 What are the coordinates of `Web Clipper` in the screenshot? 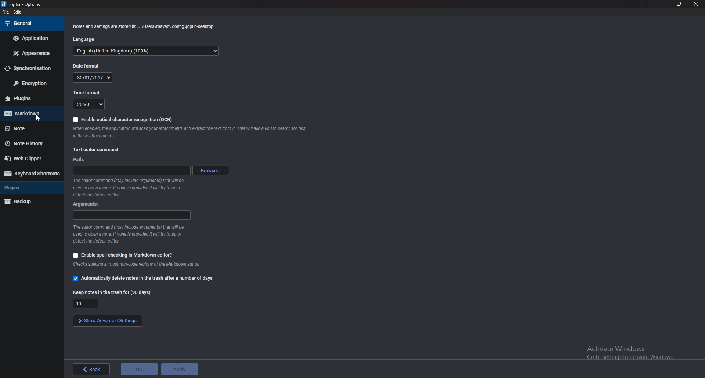 It's located at (32, 158).